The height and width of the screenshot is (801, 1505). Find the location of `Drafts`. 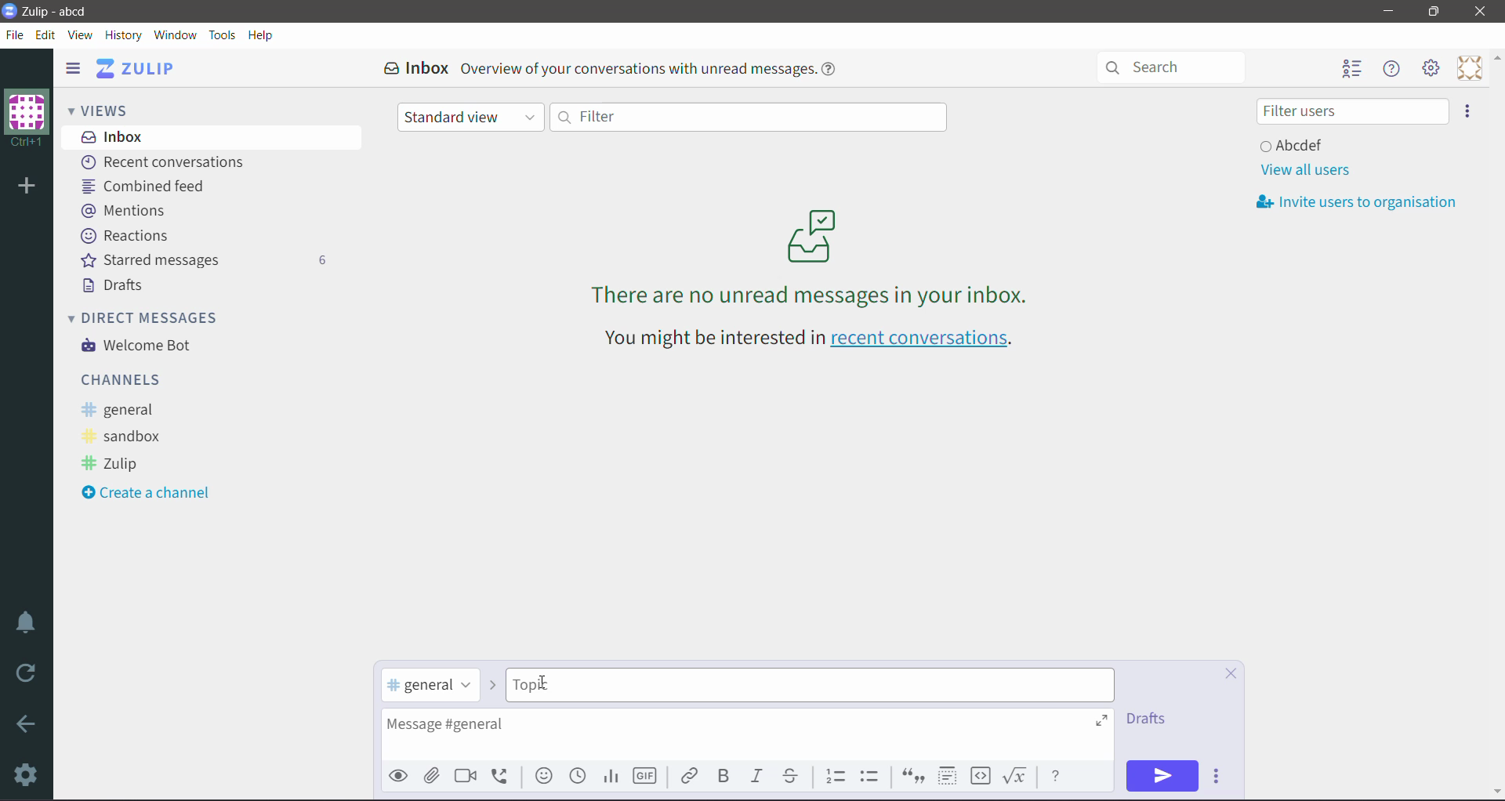

Drafts is located at coordinates (116, 285).